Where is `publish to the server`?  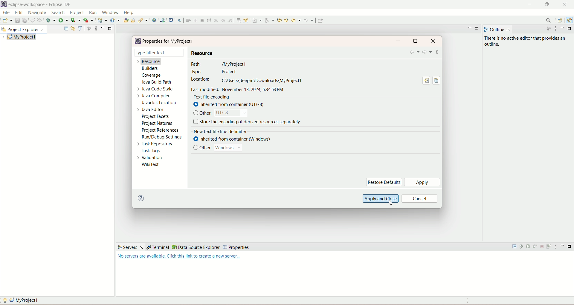 publish to the server is located at coordinates (550, 247).